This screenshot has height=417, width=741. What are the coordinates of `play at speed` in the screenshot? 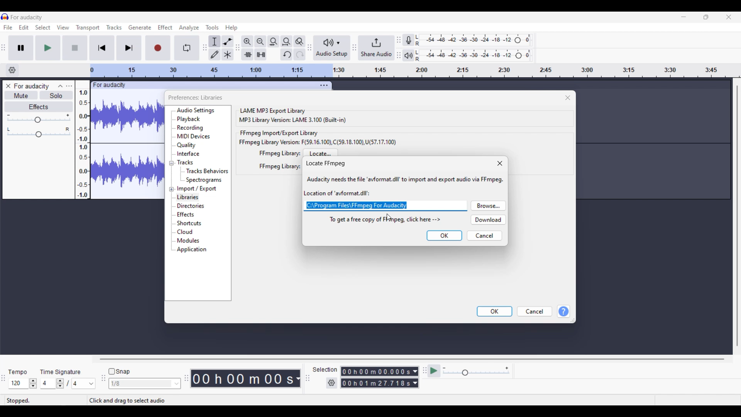 It's located at (434, 370).